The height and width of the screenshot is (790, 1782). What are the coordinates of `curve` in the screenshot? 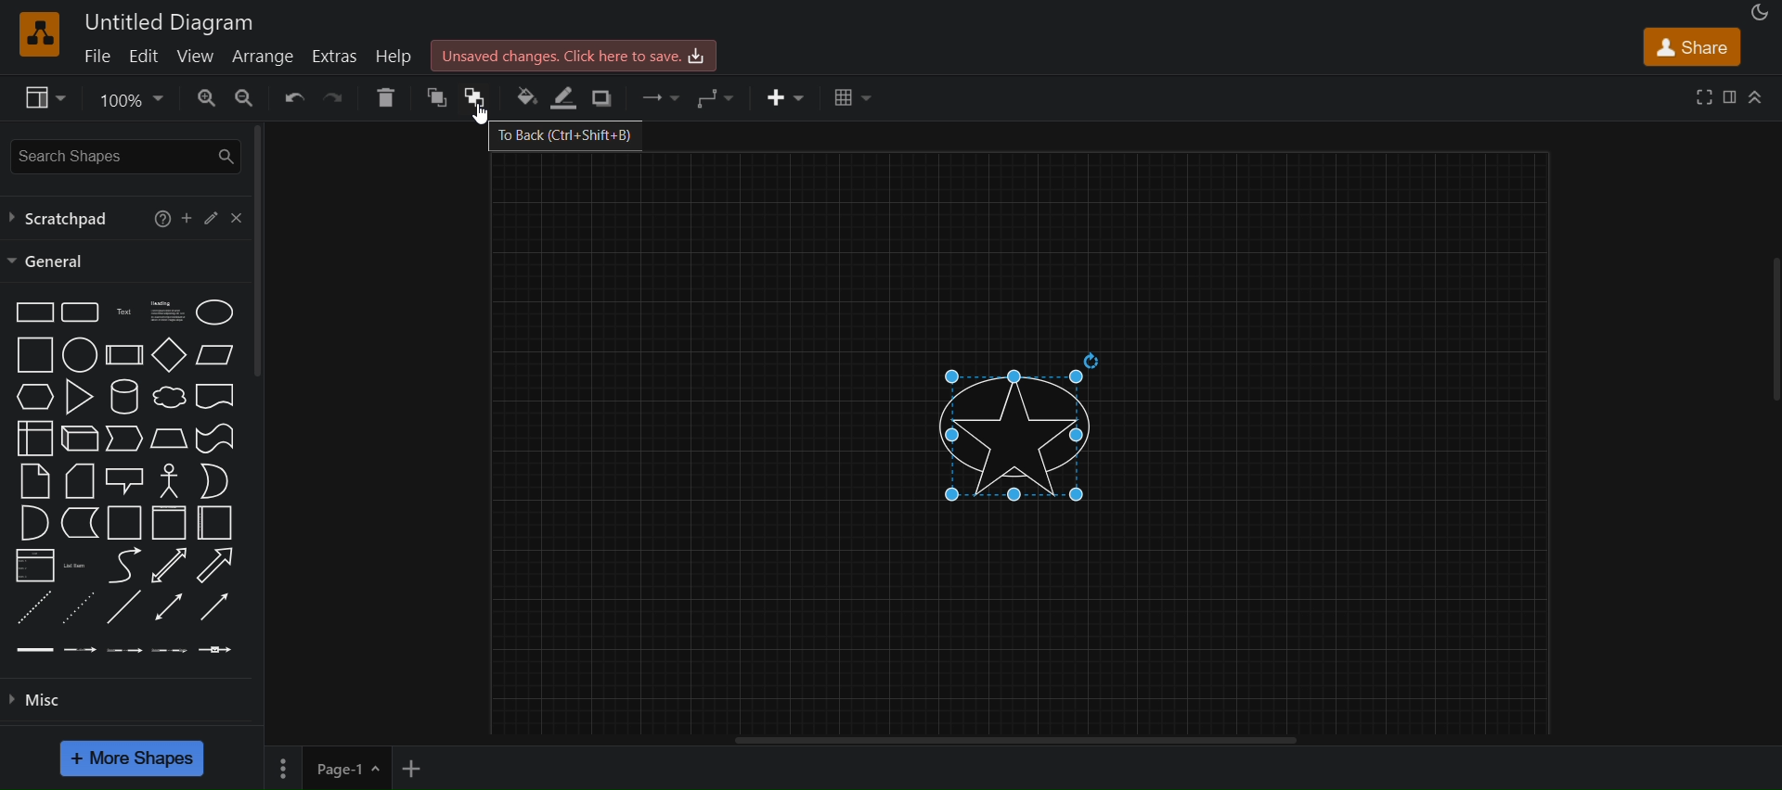 It's located at (123, 566).